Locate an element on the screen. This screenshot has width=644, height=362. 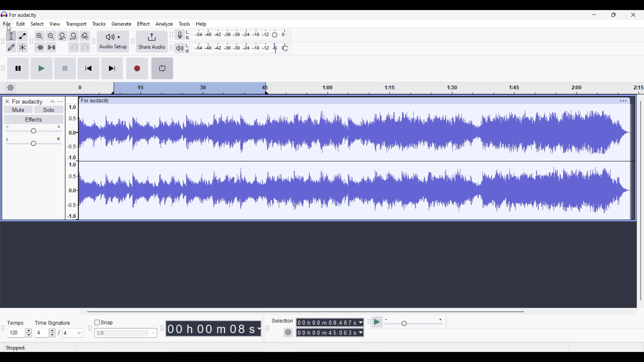
Record/Record new track is located at coordinates (138, 68).